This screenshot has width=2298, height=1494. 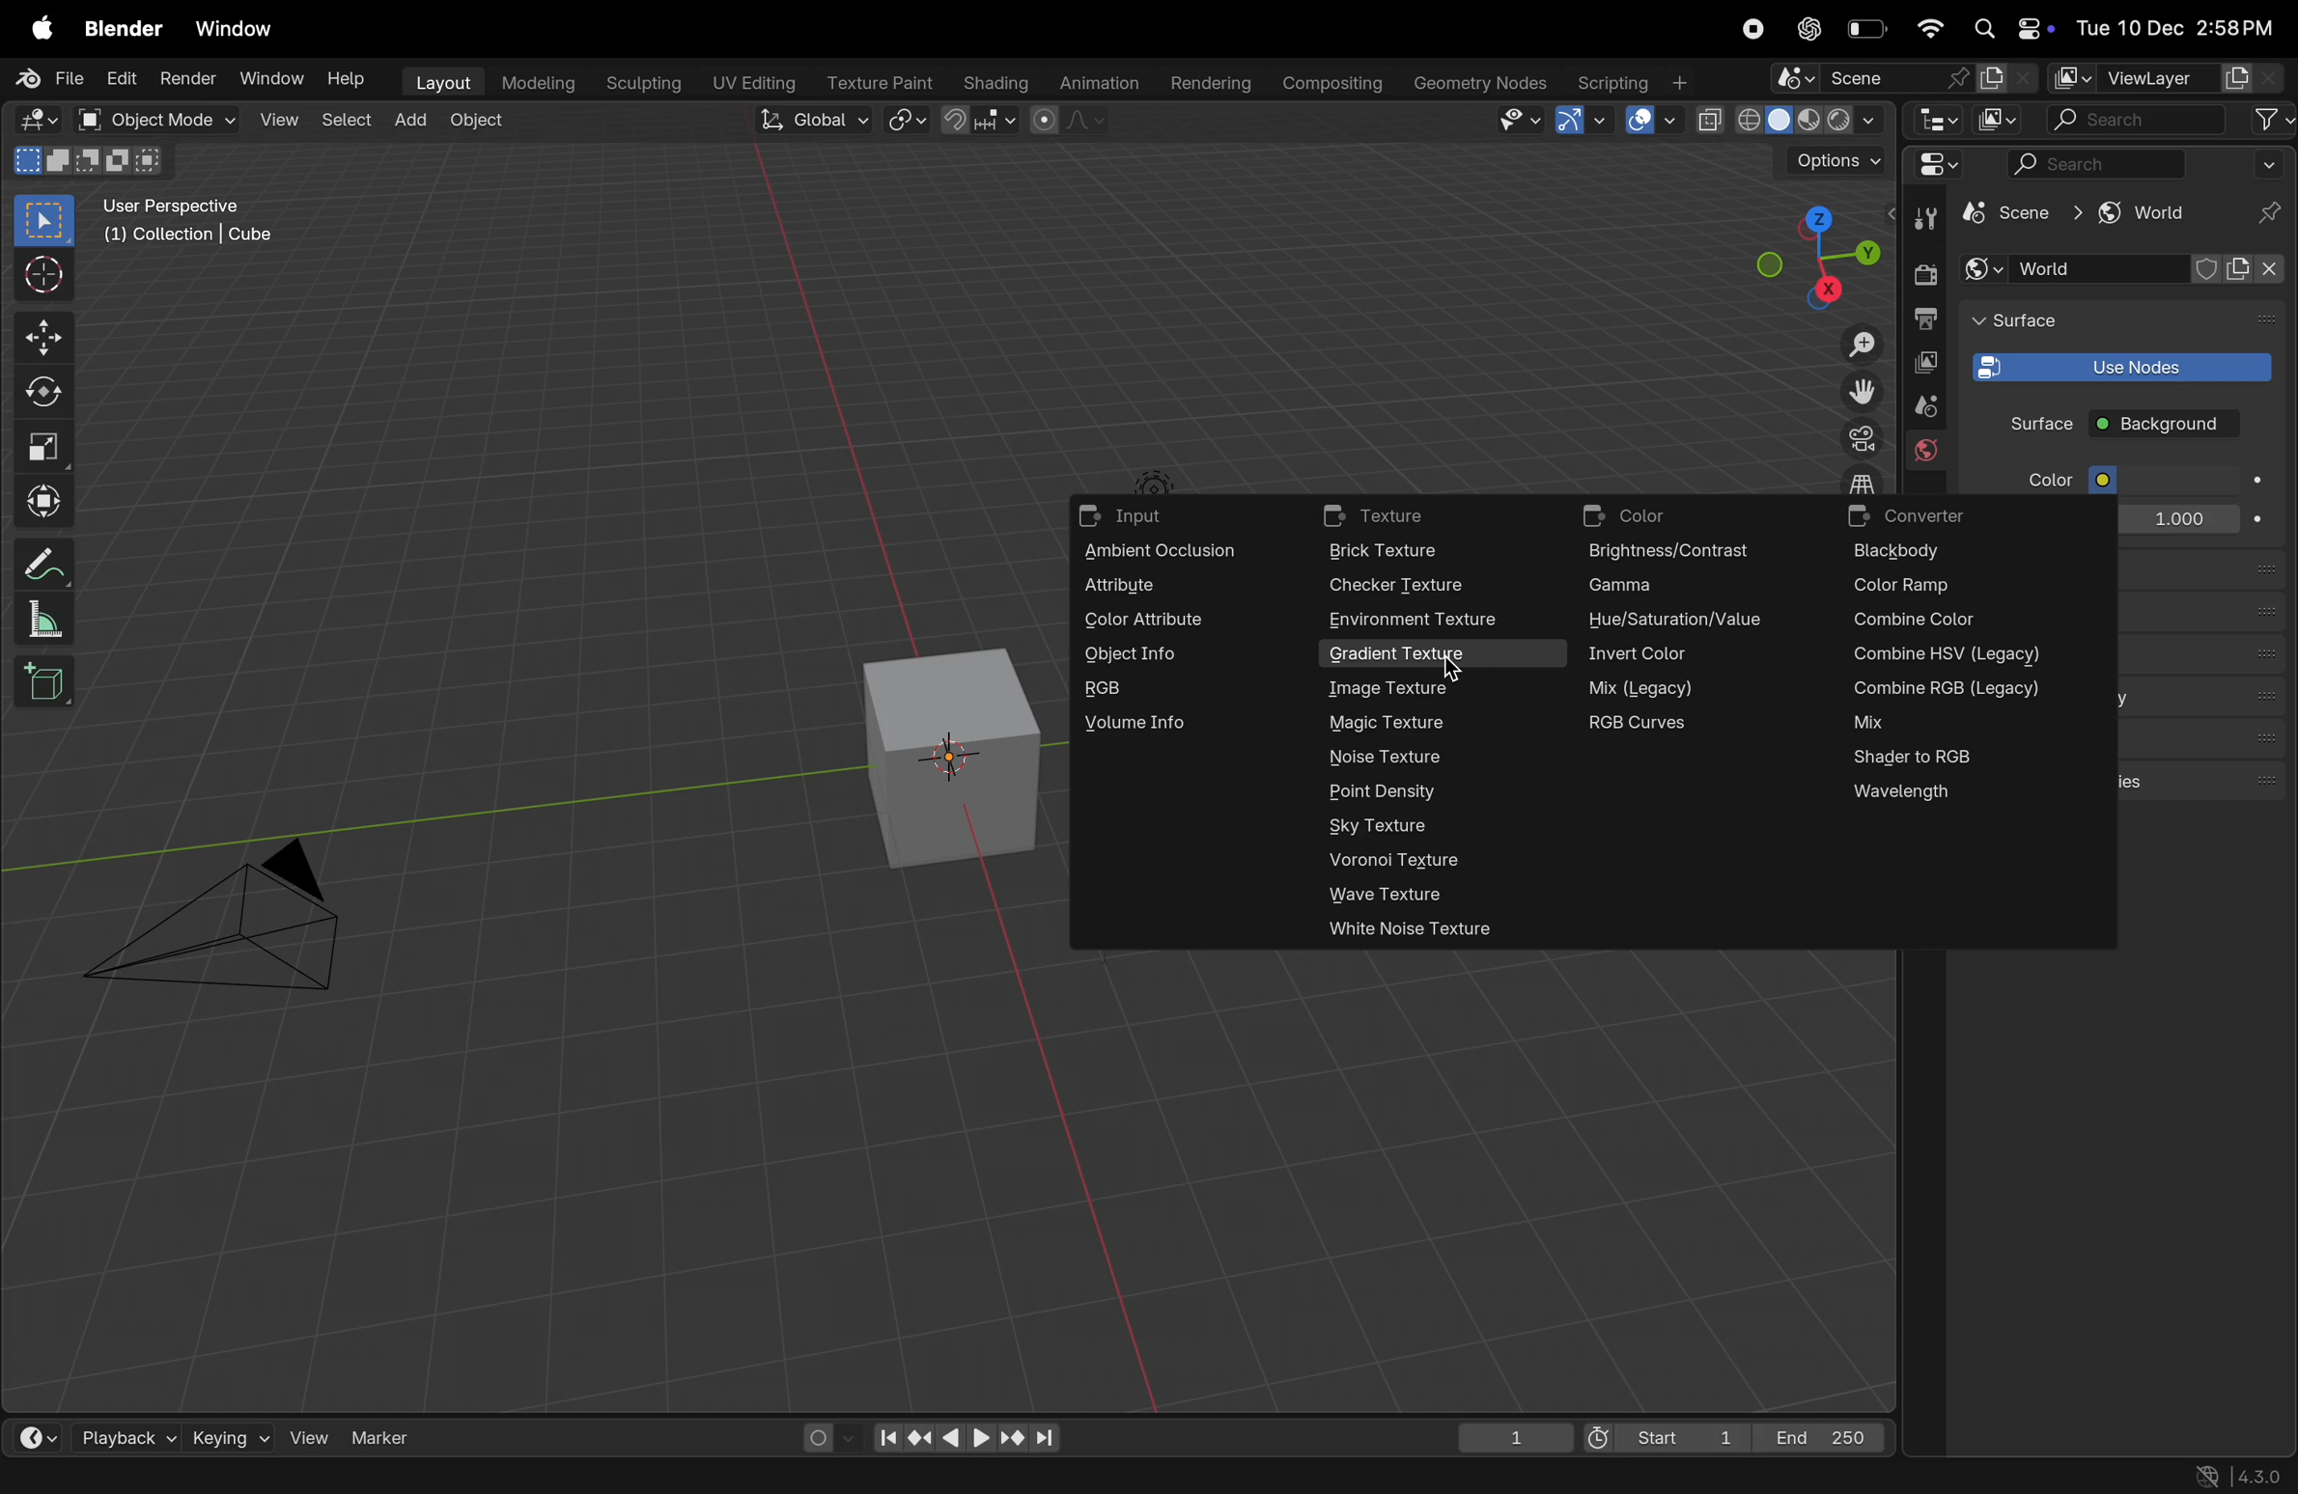 What do you see at coordinates (2210, 269) in the screenshot?
I see `shield` at bounding box center [2210, 269].